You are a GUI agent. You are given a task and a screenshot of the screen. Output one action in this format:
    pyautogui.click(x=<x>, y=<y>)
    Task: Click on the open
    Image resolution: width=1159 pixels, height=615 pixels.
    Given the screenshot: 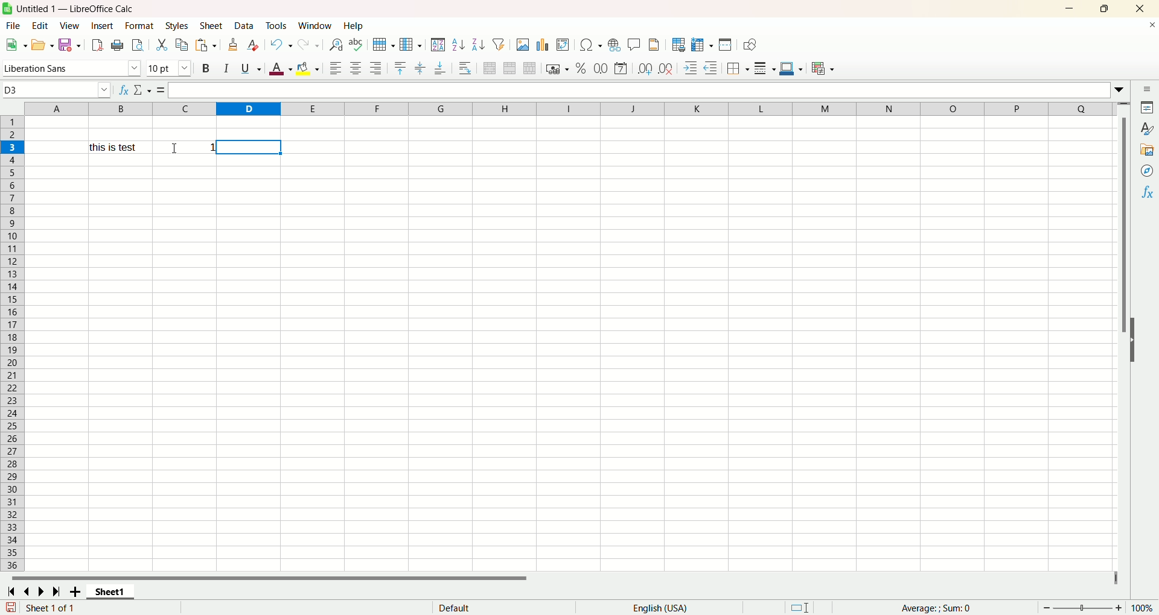 What is the action you would take?
    pyautogui.click(x=42, y=45)
    